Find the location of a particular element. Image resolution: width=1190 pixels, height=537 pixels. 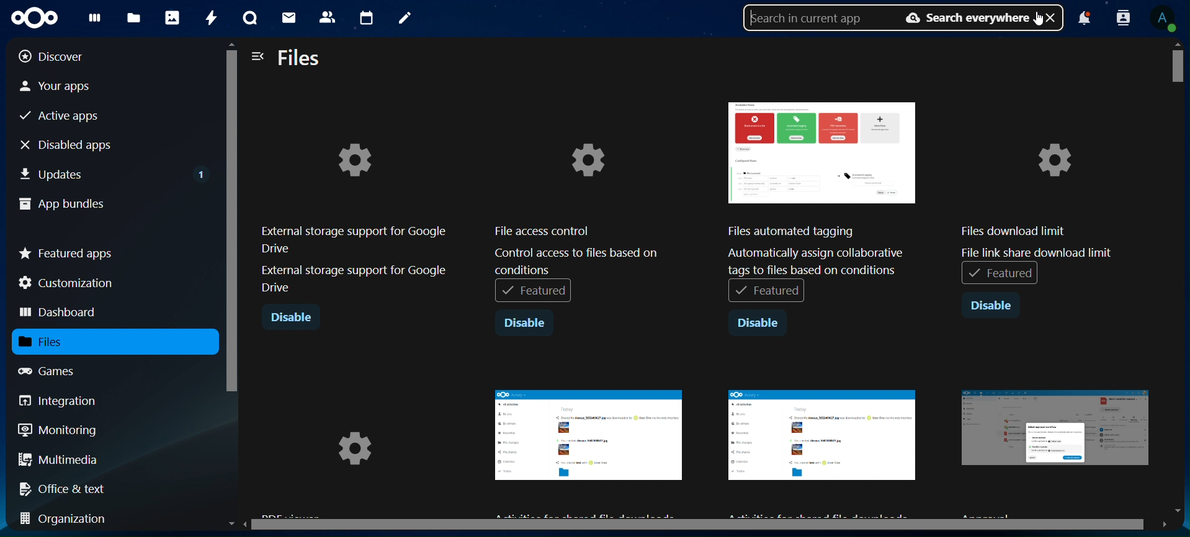

image is located at coordinates (823, 451).